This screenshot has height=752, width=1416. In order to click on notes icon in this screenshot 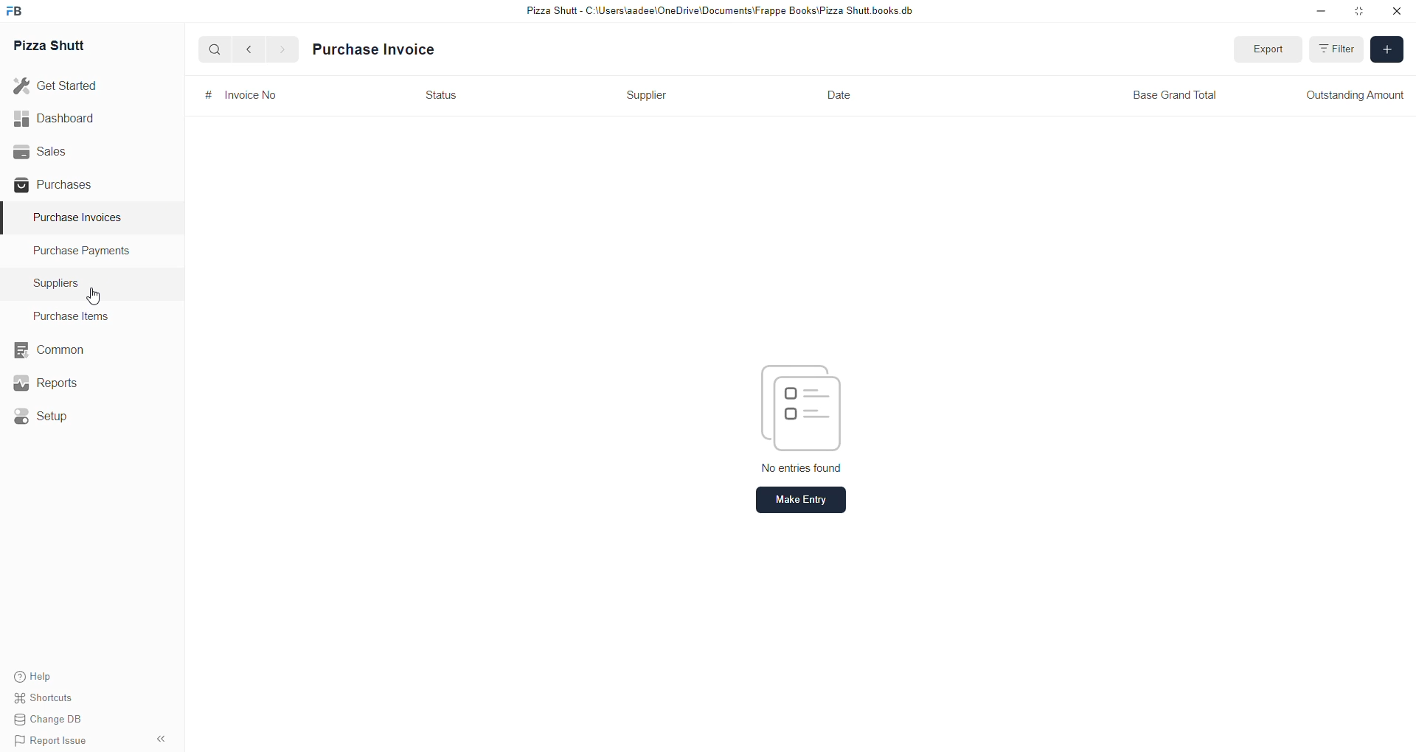, I will do `click(800, 403)`.